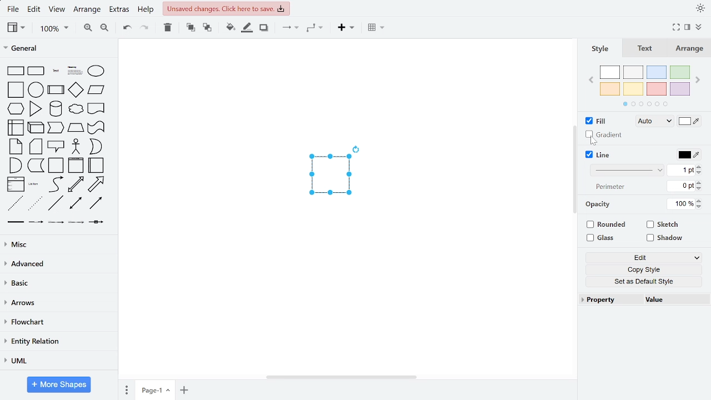 Image resolution: width=711 pixels, height=400 pixels. Describe the element at coordinates (645, 258) in the screenshot. I see `edit` at that location.